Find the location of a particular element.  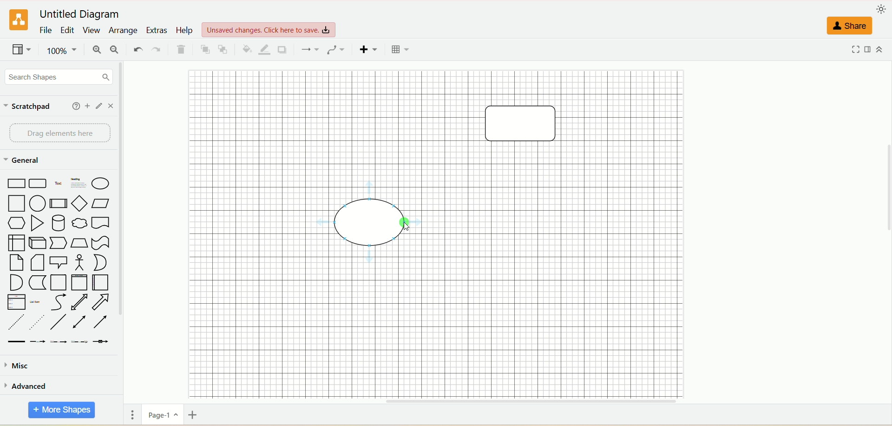

logo is located at coordinates (17, 20).